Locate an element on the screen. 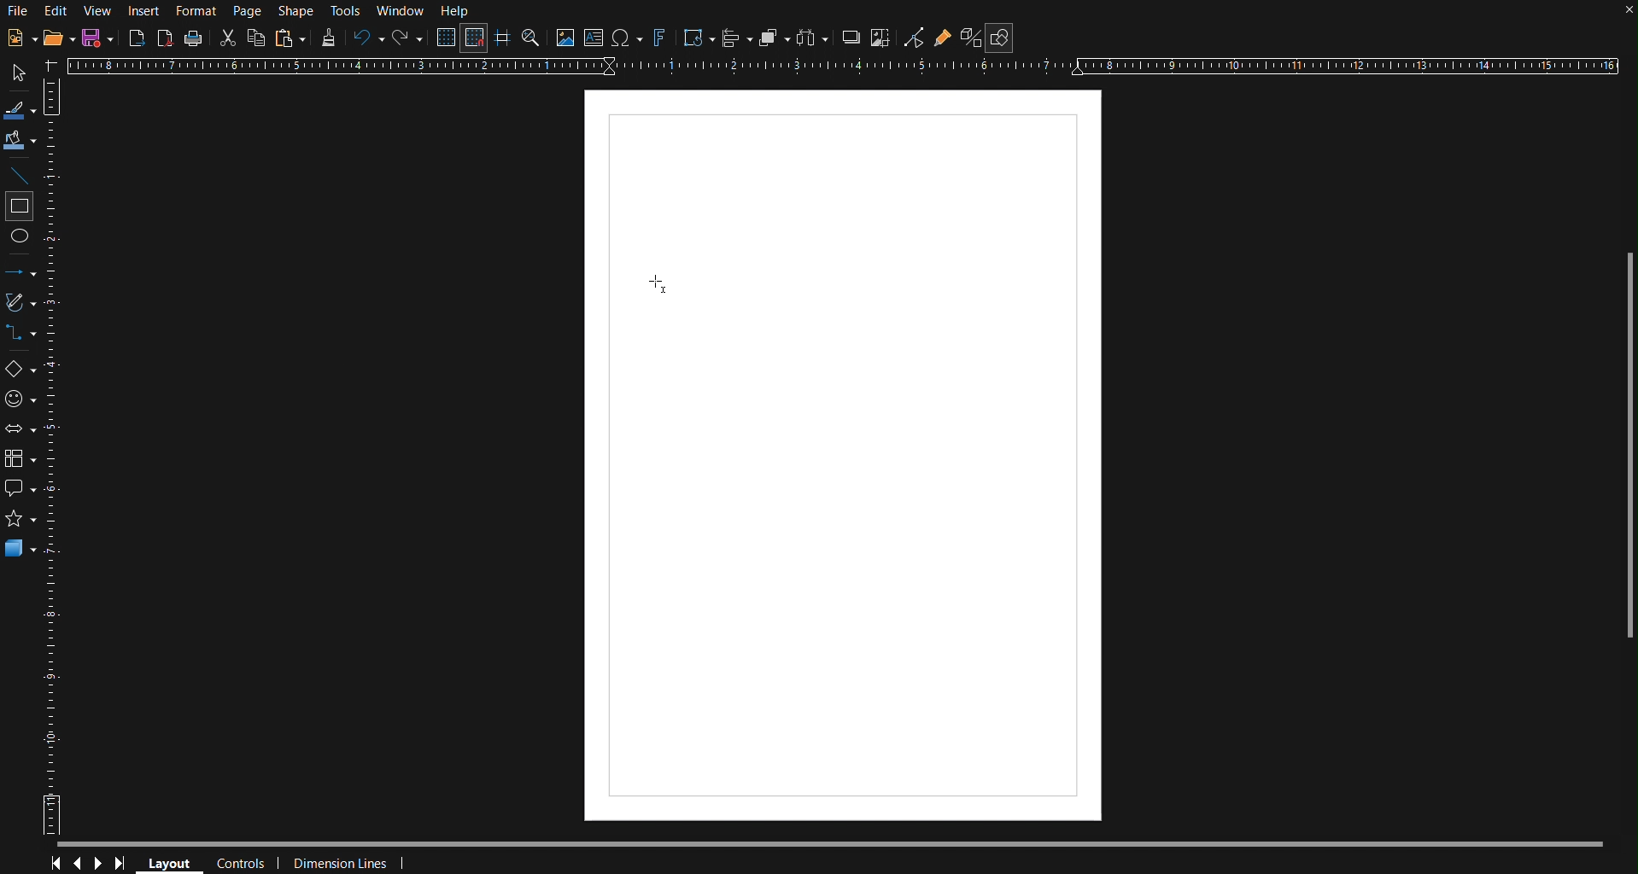  Insert Image is located at coordinates (564, 37).